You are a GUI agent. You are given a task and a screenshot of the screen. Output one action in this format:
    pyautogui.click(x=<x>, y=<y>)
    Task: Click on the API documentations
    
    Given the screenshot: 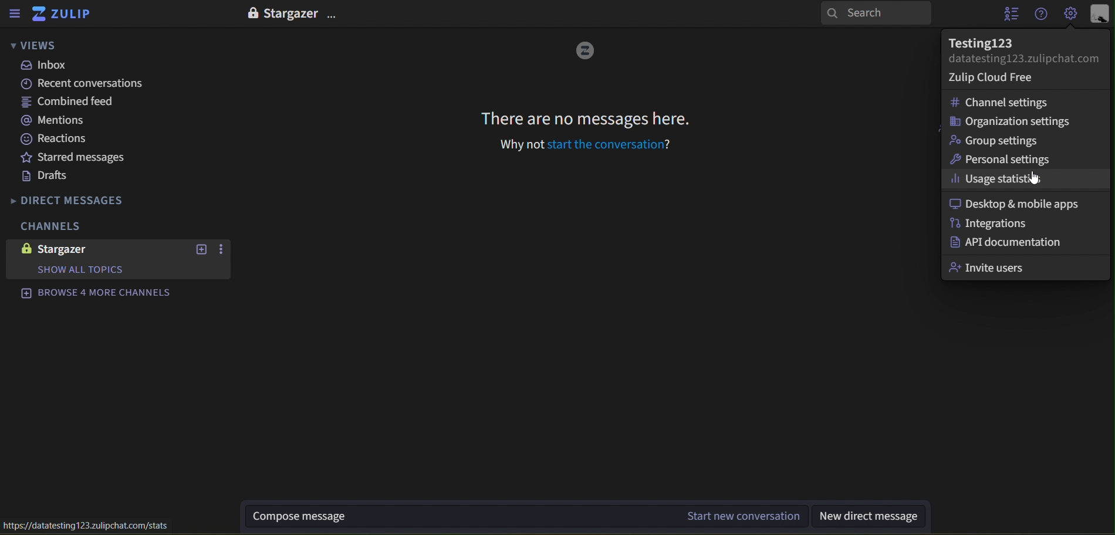 What is the action you would take?
    pyautogui.click(x=1006, y=242)
    